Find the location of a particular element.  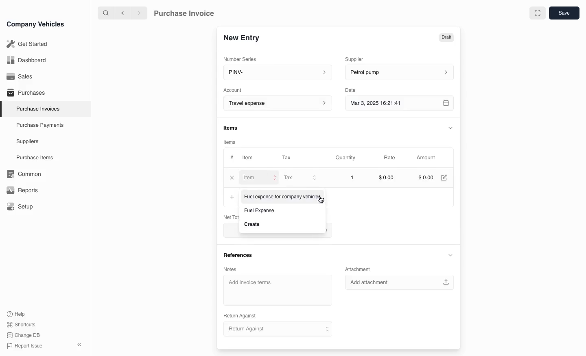

New Entry is located at coordinates (245, 37).